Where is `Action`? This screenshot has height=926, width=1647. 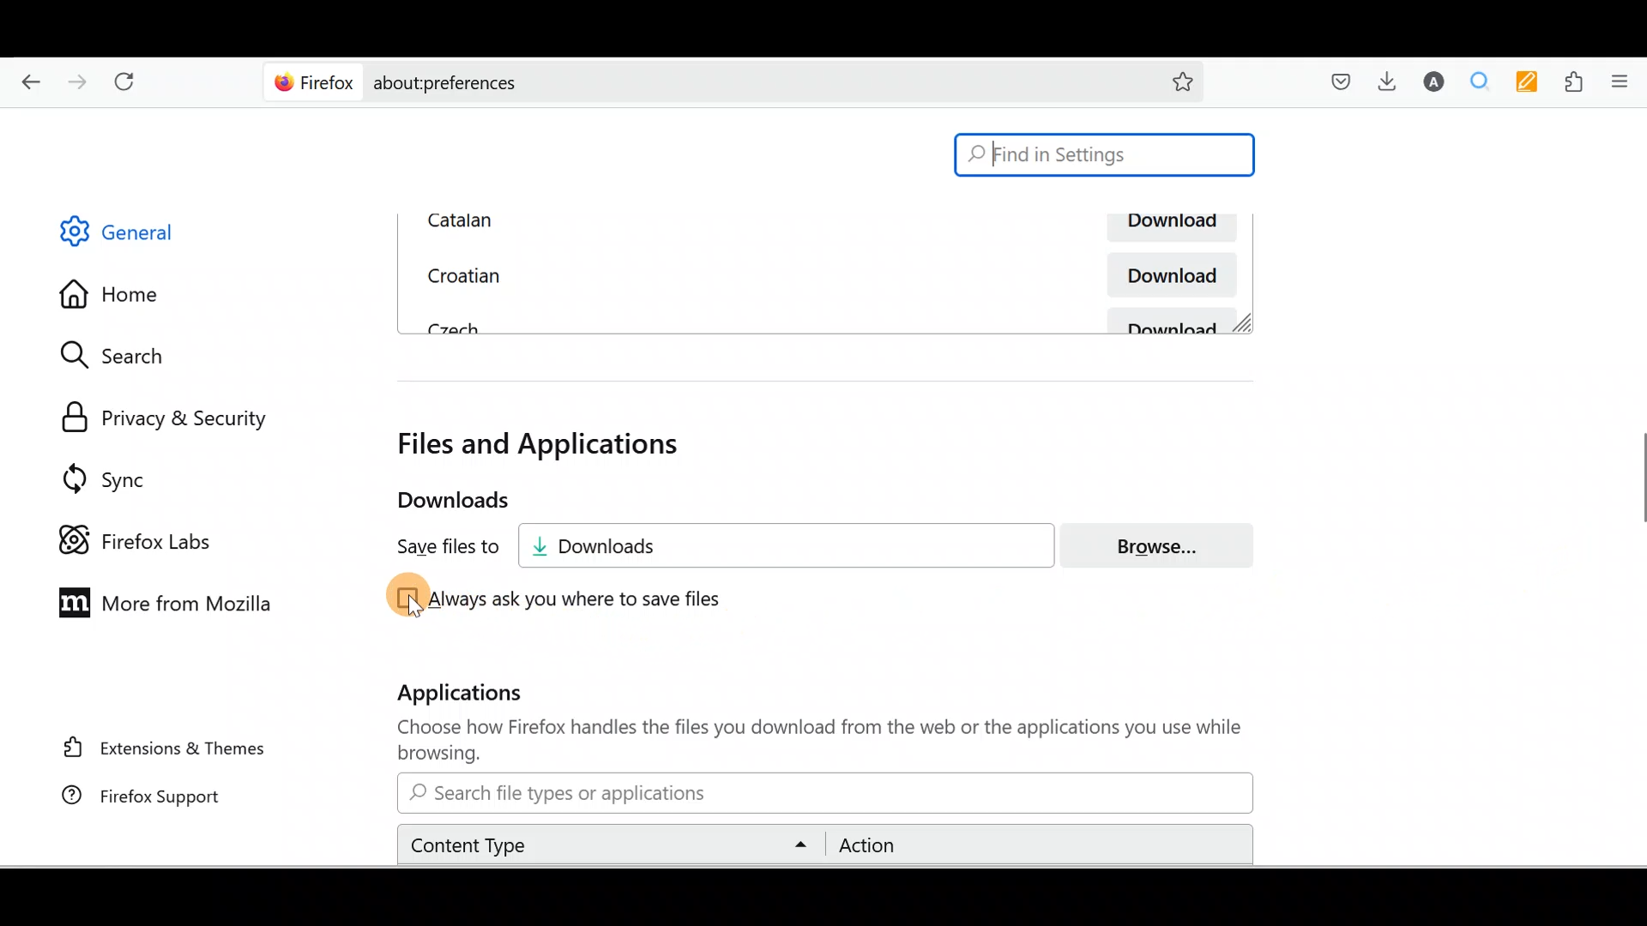
Action is located at coordinates (1034, 845).